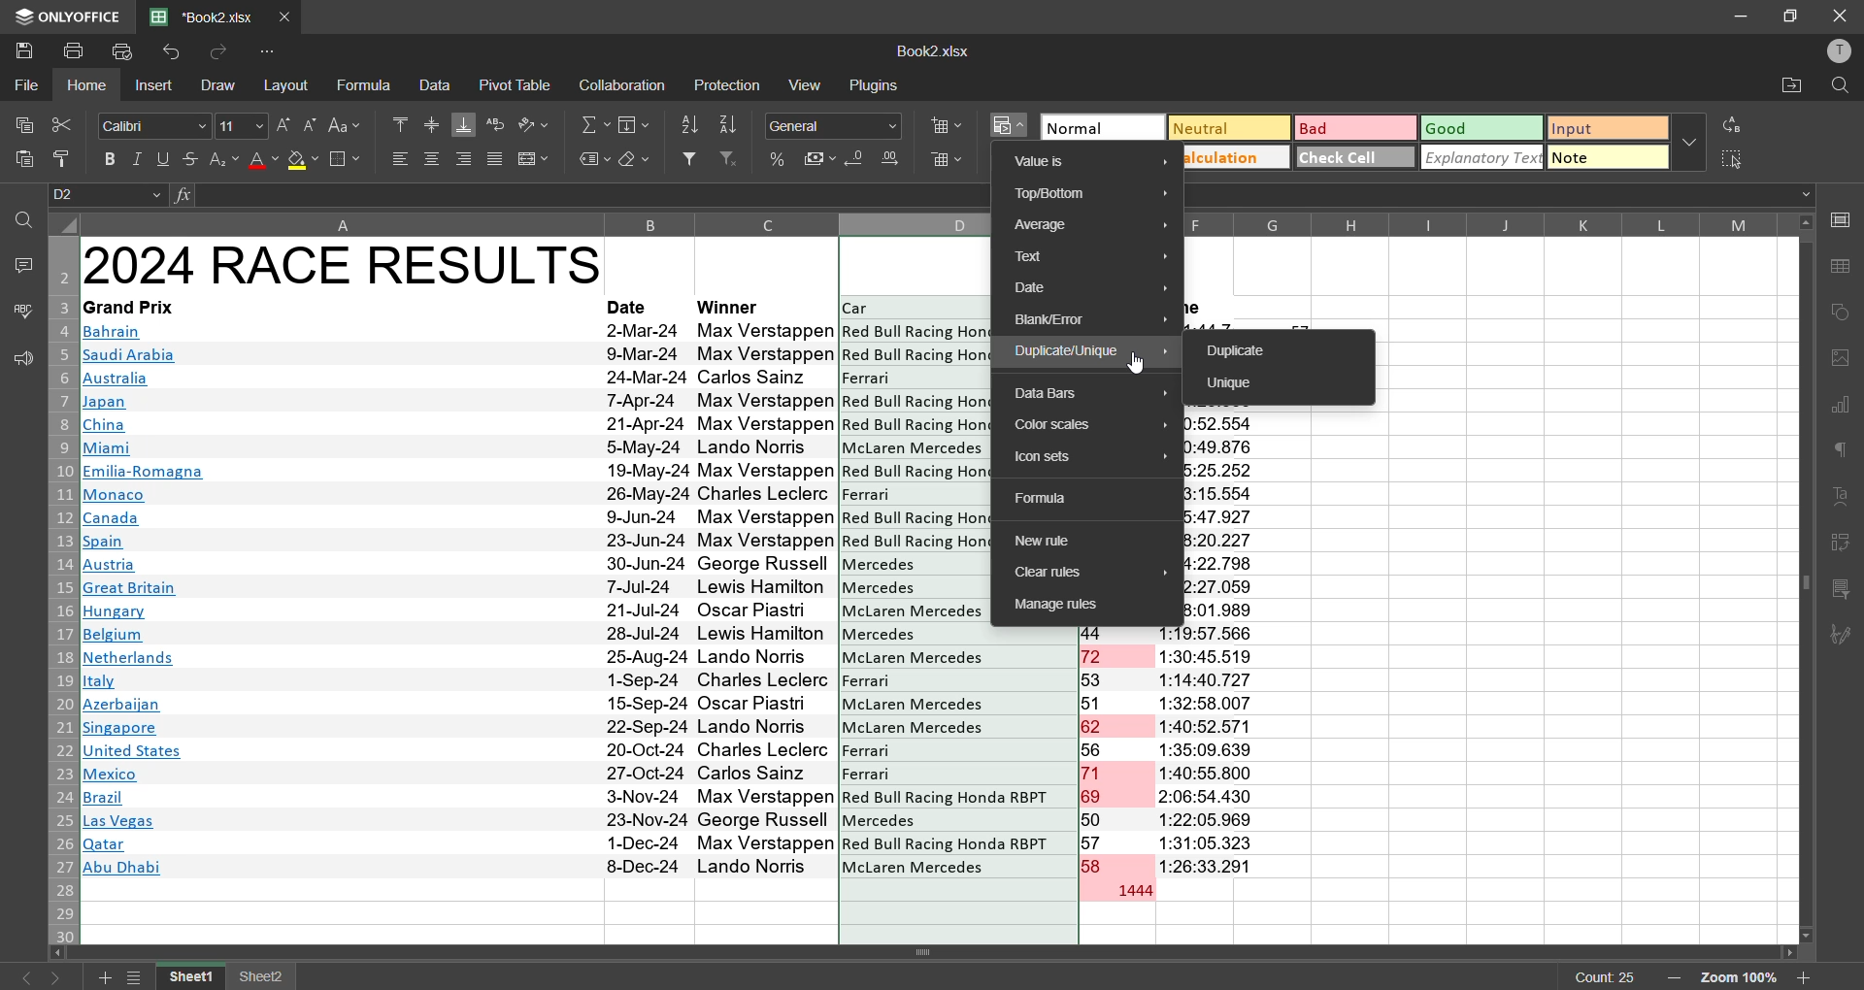  Describe the element at coordinates (345, 160) in the screenshot. I see `borders` at that location.